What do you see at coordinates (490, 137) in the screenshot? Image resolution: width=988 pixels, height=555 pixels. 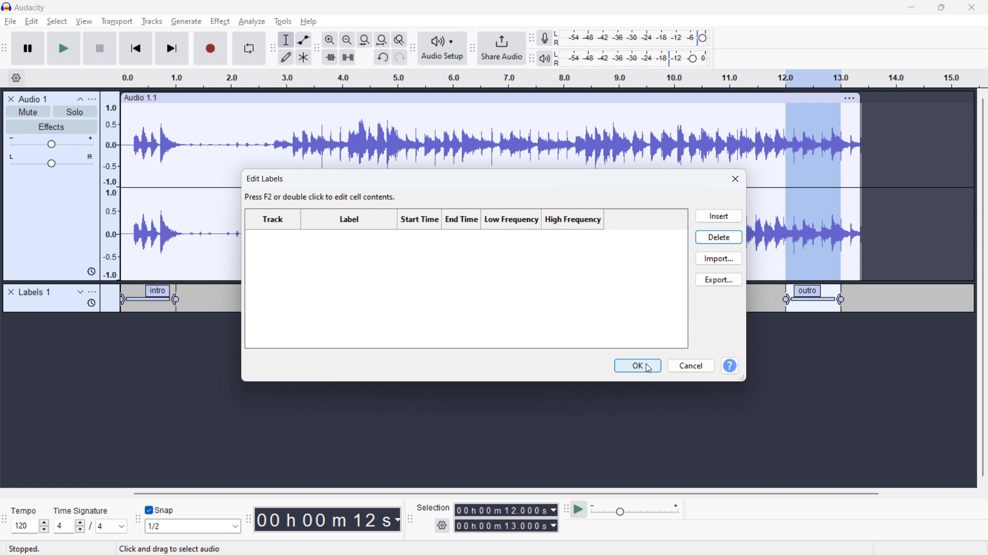 I see `audio wave` at bounding box center [490, 137].